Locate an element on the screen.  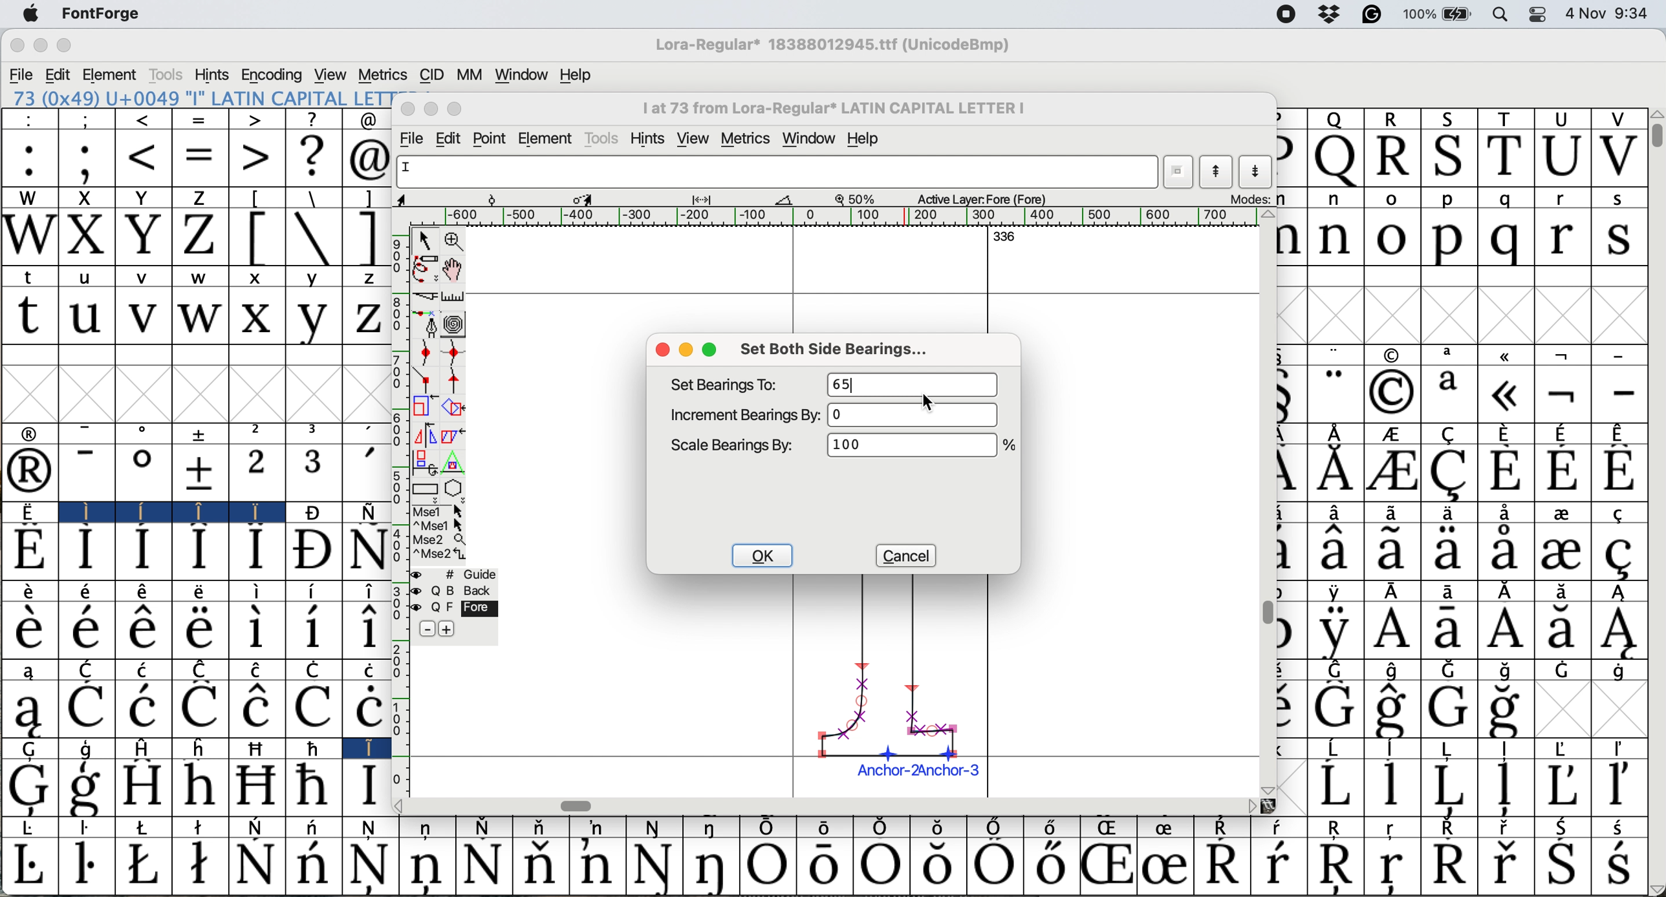
change whether spiro is active or not is located at coordinates (455, 324).